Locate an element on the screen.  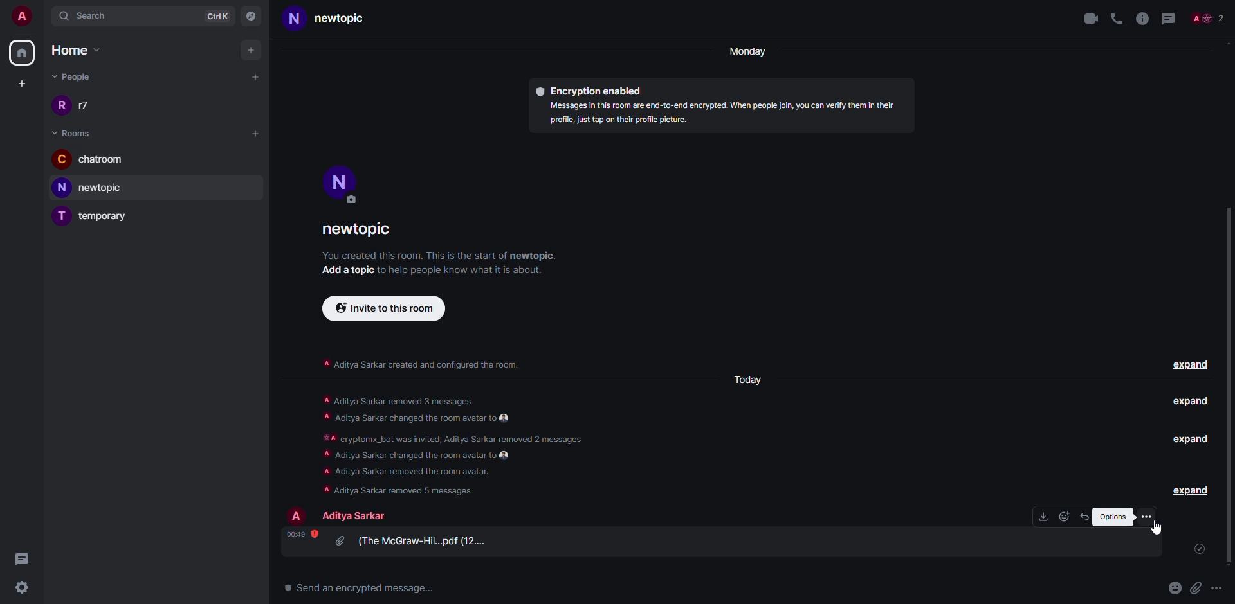
account is located at coordinates (22, 15).